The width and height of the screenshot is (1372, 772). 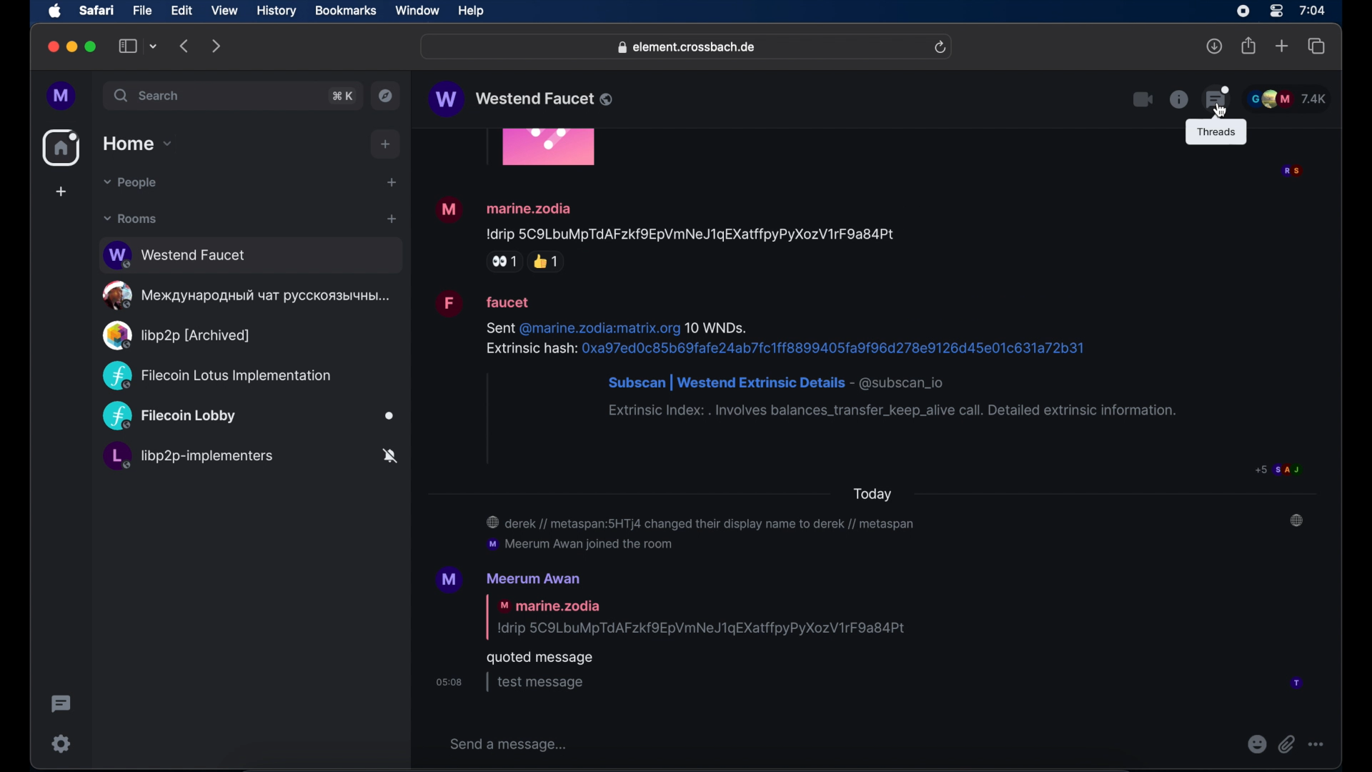 What do you see at coordinates (483, 301) in the screenshot?
I see `faucet` at bounding box center [483, 301].